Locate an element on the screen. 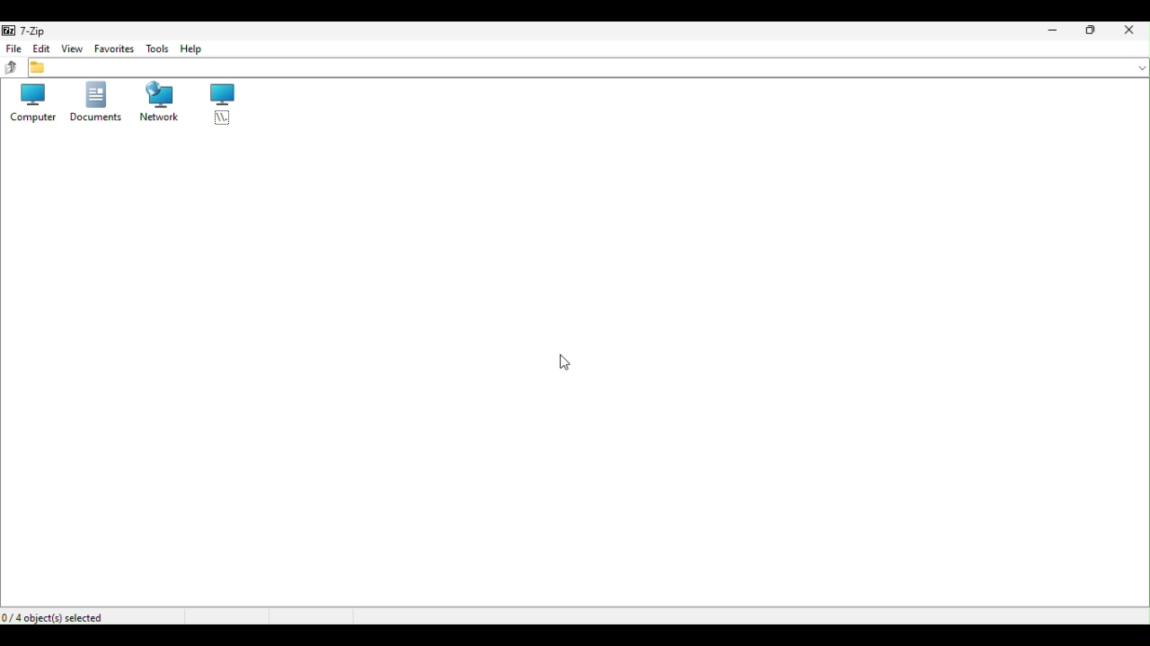 The height and width of the screenshot is (646, 1150). Restore is located at coordinates (1096, 31).